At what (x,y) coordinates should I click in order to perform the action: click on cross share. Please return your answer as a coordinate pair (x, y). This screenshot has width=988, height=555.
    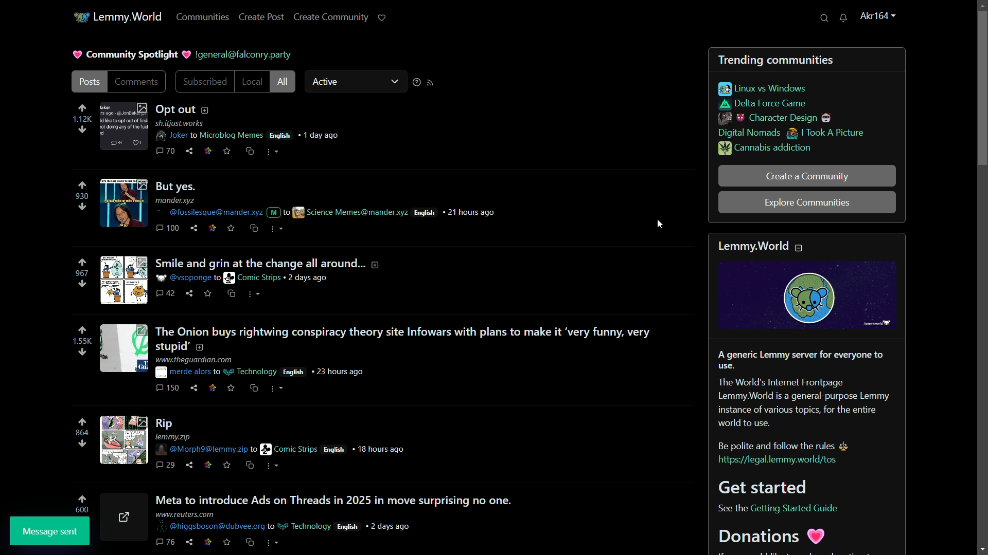
    Looking at the image, I should click on (252, 149).